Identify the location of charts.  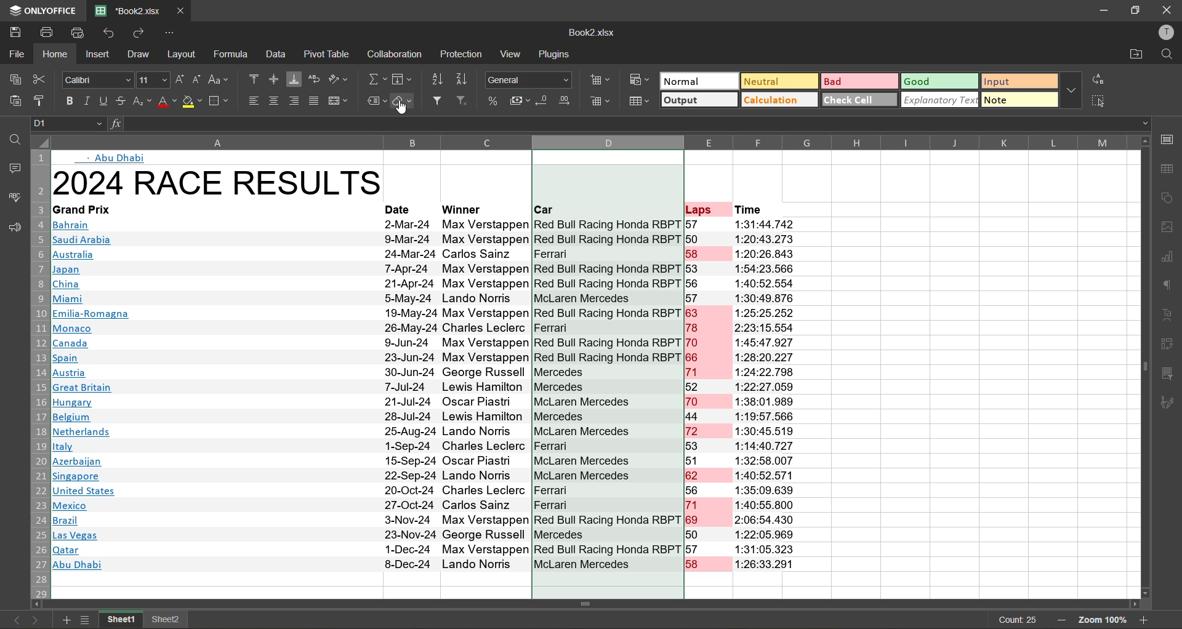
(1171, 258).